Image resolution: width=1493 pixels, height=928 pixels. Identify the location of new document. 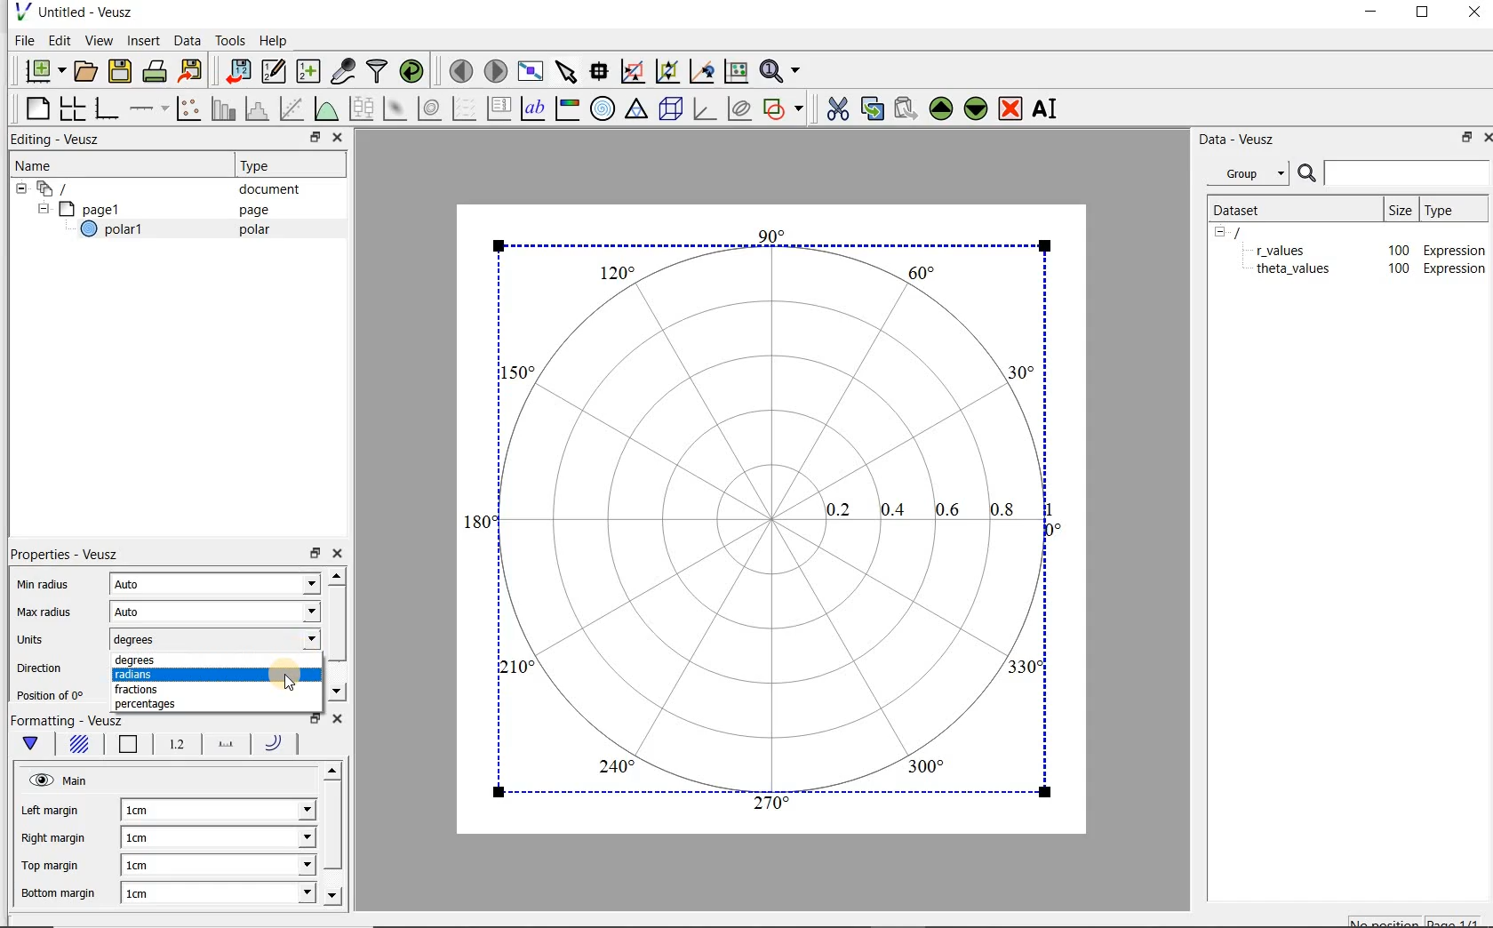
(41, 68).